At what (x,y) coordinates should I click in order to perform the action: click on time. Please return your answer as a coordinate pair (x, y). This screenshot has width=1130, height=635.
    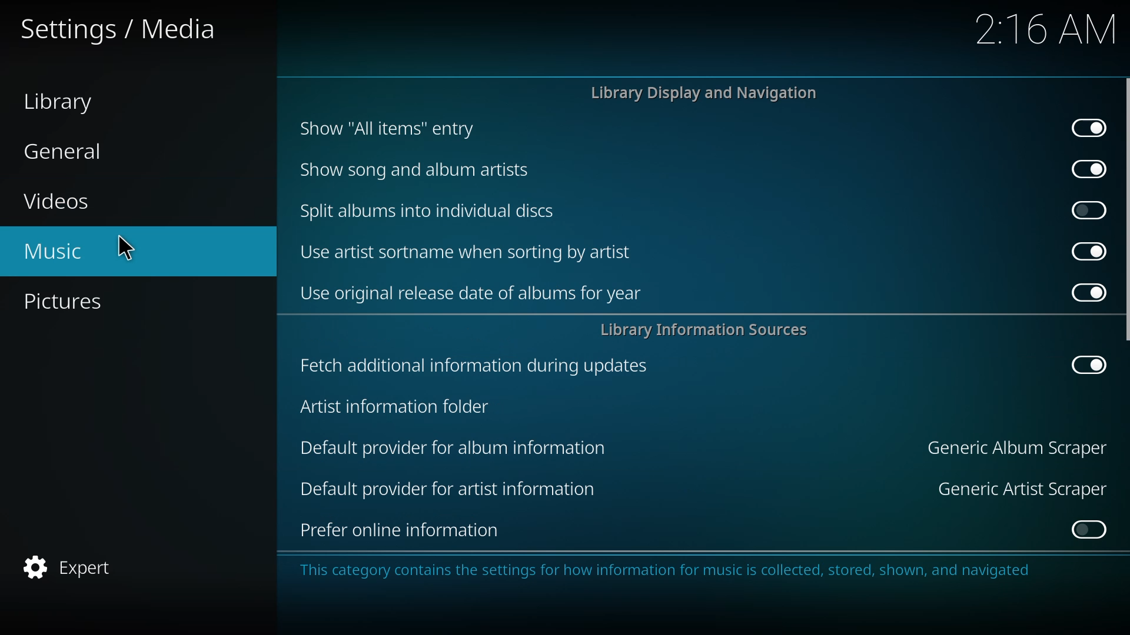
    Looking at the image, I should click on (1049, 28).